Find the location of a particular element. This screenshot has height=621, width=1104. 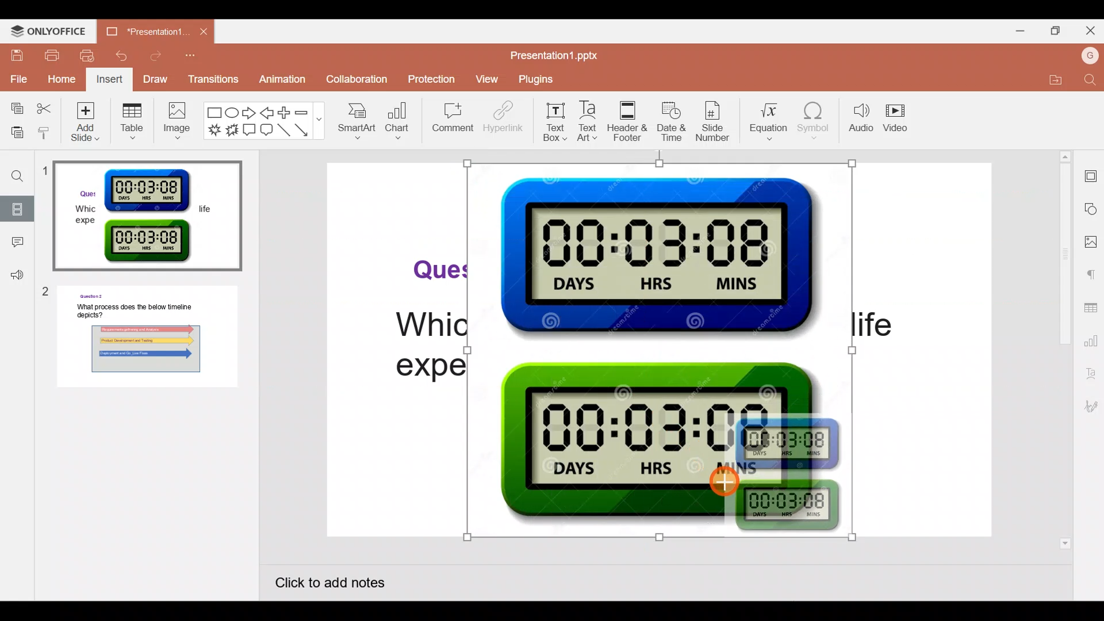

Arrow is located at coordinates (305, 132).